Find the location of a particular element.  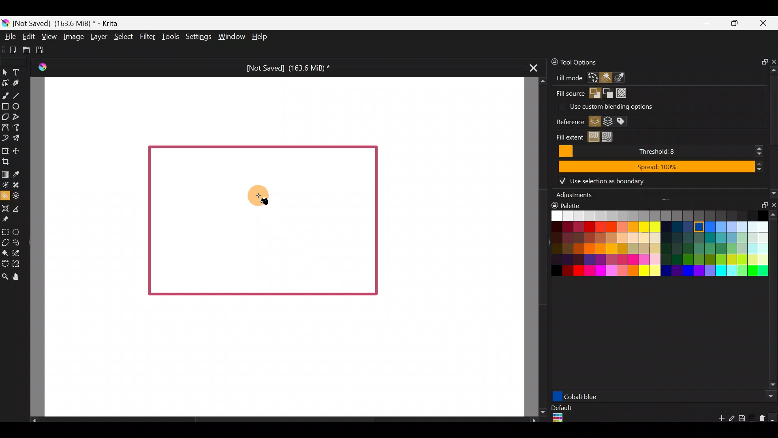

Fill regions from the merging of layers is located at coordinates (608, 122).